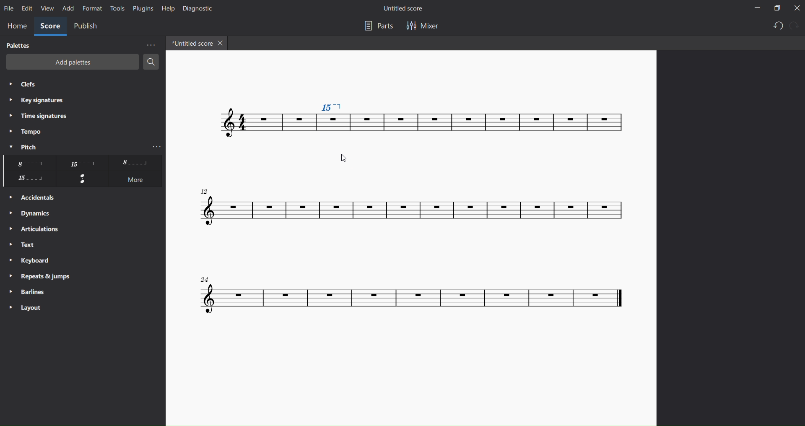  What do you see at coordinates (36, 196) in the screenshot?
I see `accidentals` at bounding box center [36, 196].